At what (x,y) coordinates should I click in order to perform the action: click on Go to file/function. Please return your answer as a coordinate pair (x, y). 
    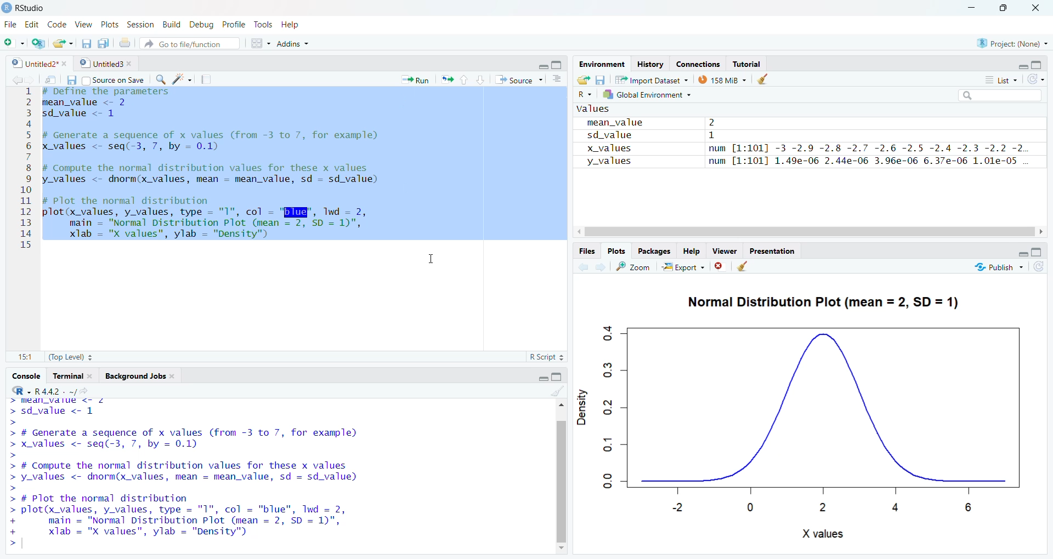
    Looking at the image, I should click on (193, 43).